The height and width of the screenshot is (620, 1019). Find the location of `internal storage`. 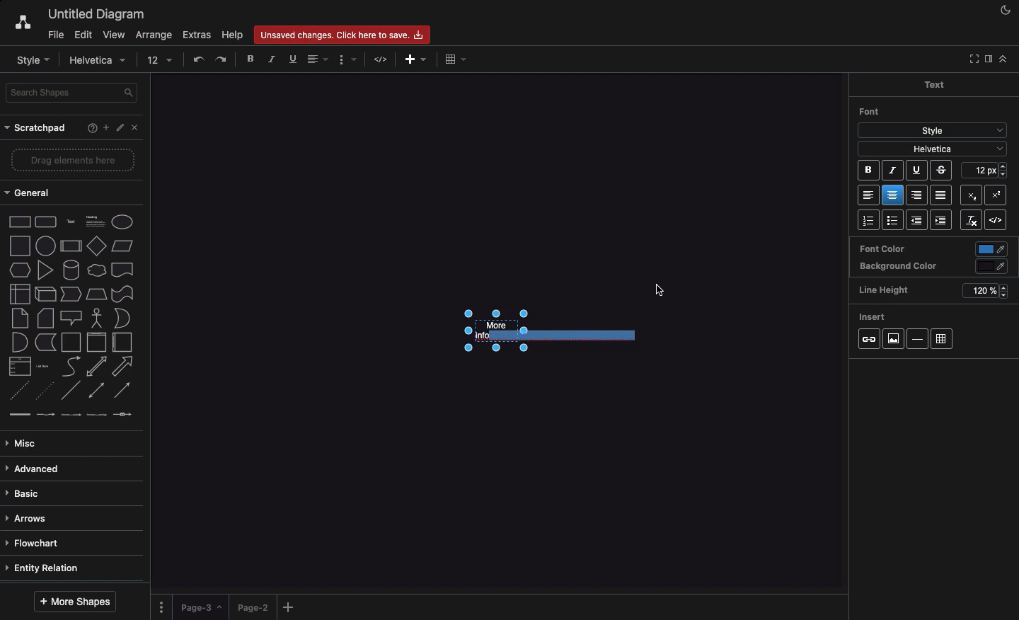

internal storage is located at coordinates (21, 294).